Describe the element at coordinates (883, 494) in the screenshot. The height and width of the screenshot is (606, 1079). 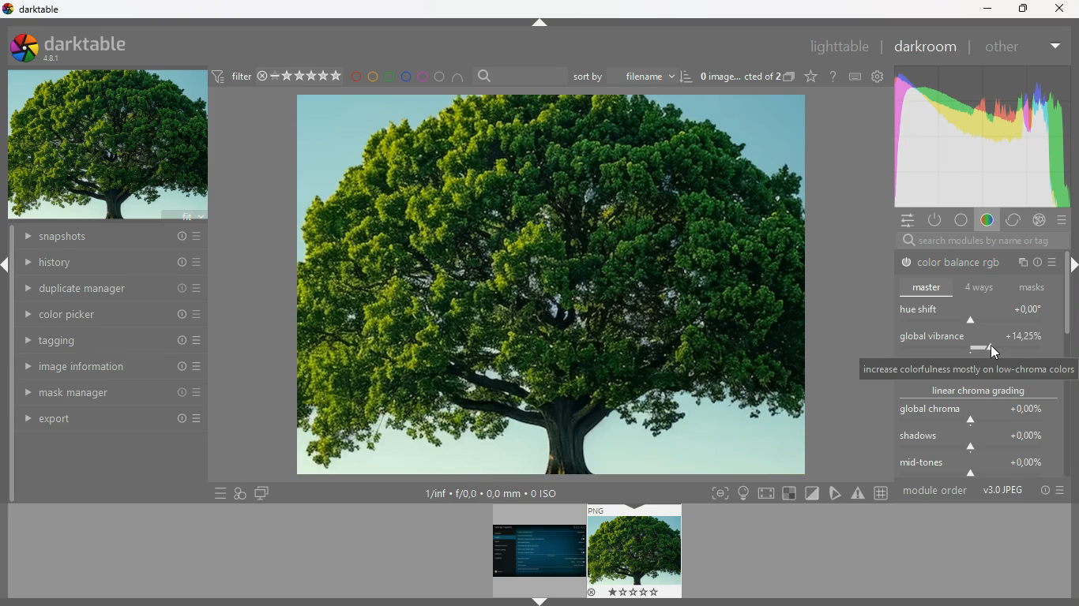
I see `#` at that location.